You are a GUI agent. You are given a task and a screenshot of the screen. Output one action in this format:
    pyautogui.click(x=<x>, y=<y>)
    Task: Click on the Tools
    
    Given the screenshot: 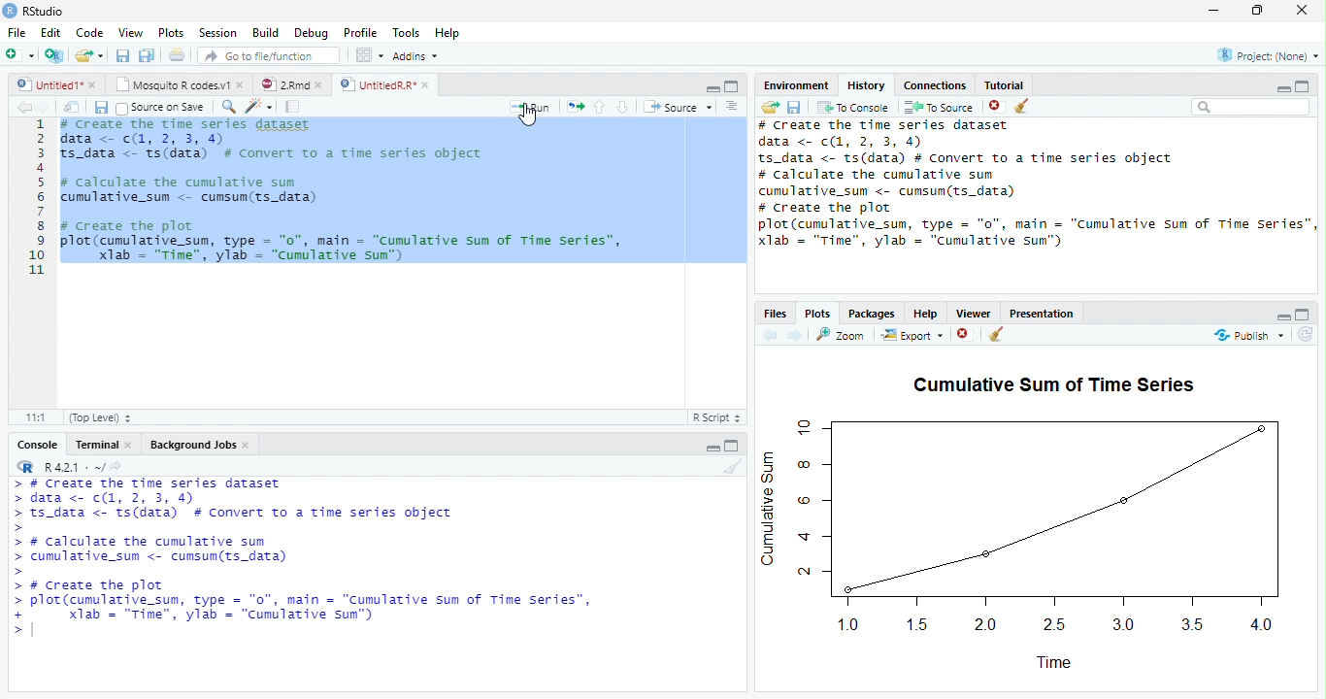 What is the action you would take?
    pyautogui.click(x=406, y=34)
    